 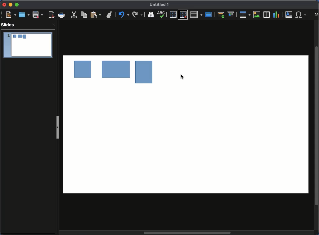 I want to click on Finding, so click(x=137, y=15).